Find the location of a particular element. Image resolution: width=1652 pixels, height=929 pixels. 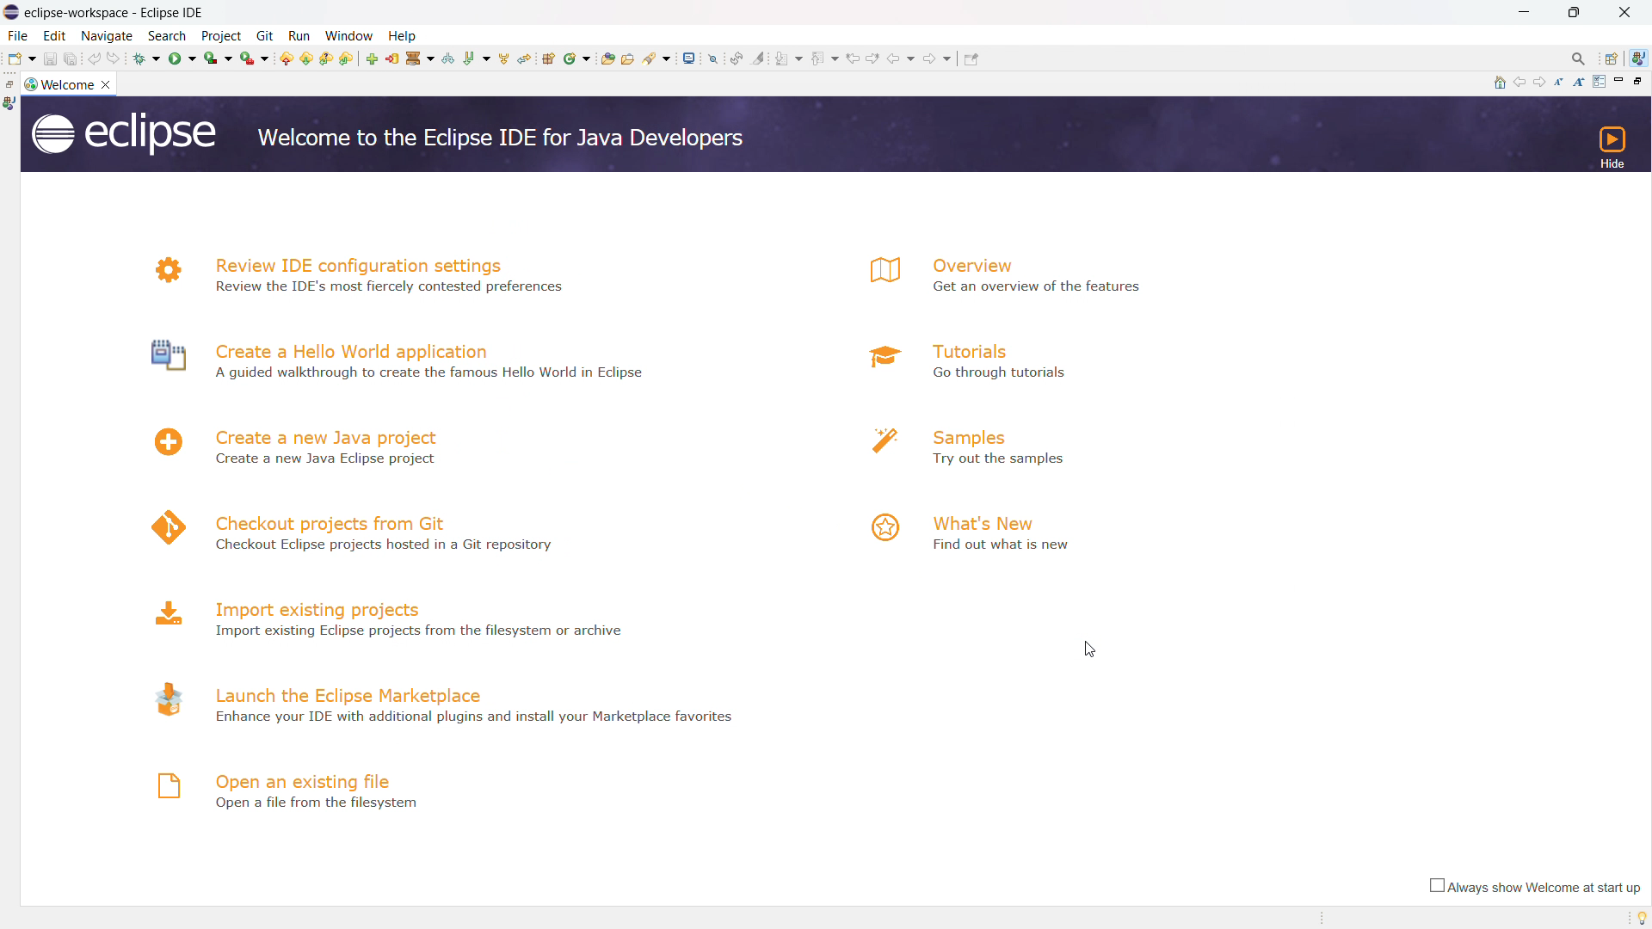

stash away changes is located at coordinates (419, 58).